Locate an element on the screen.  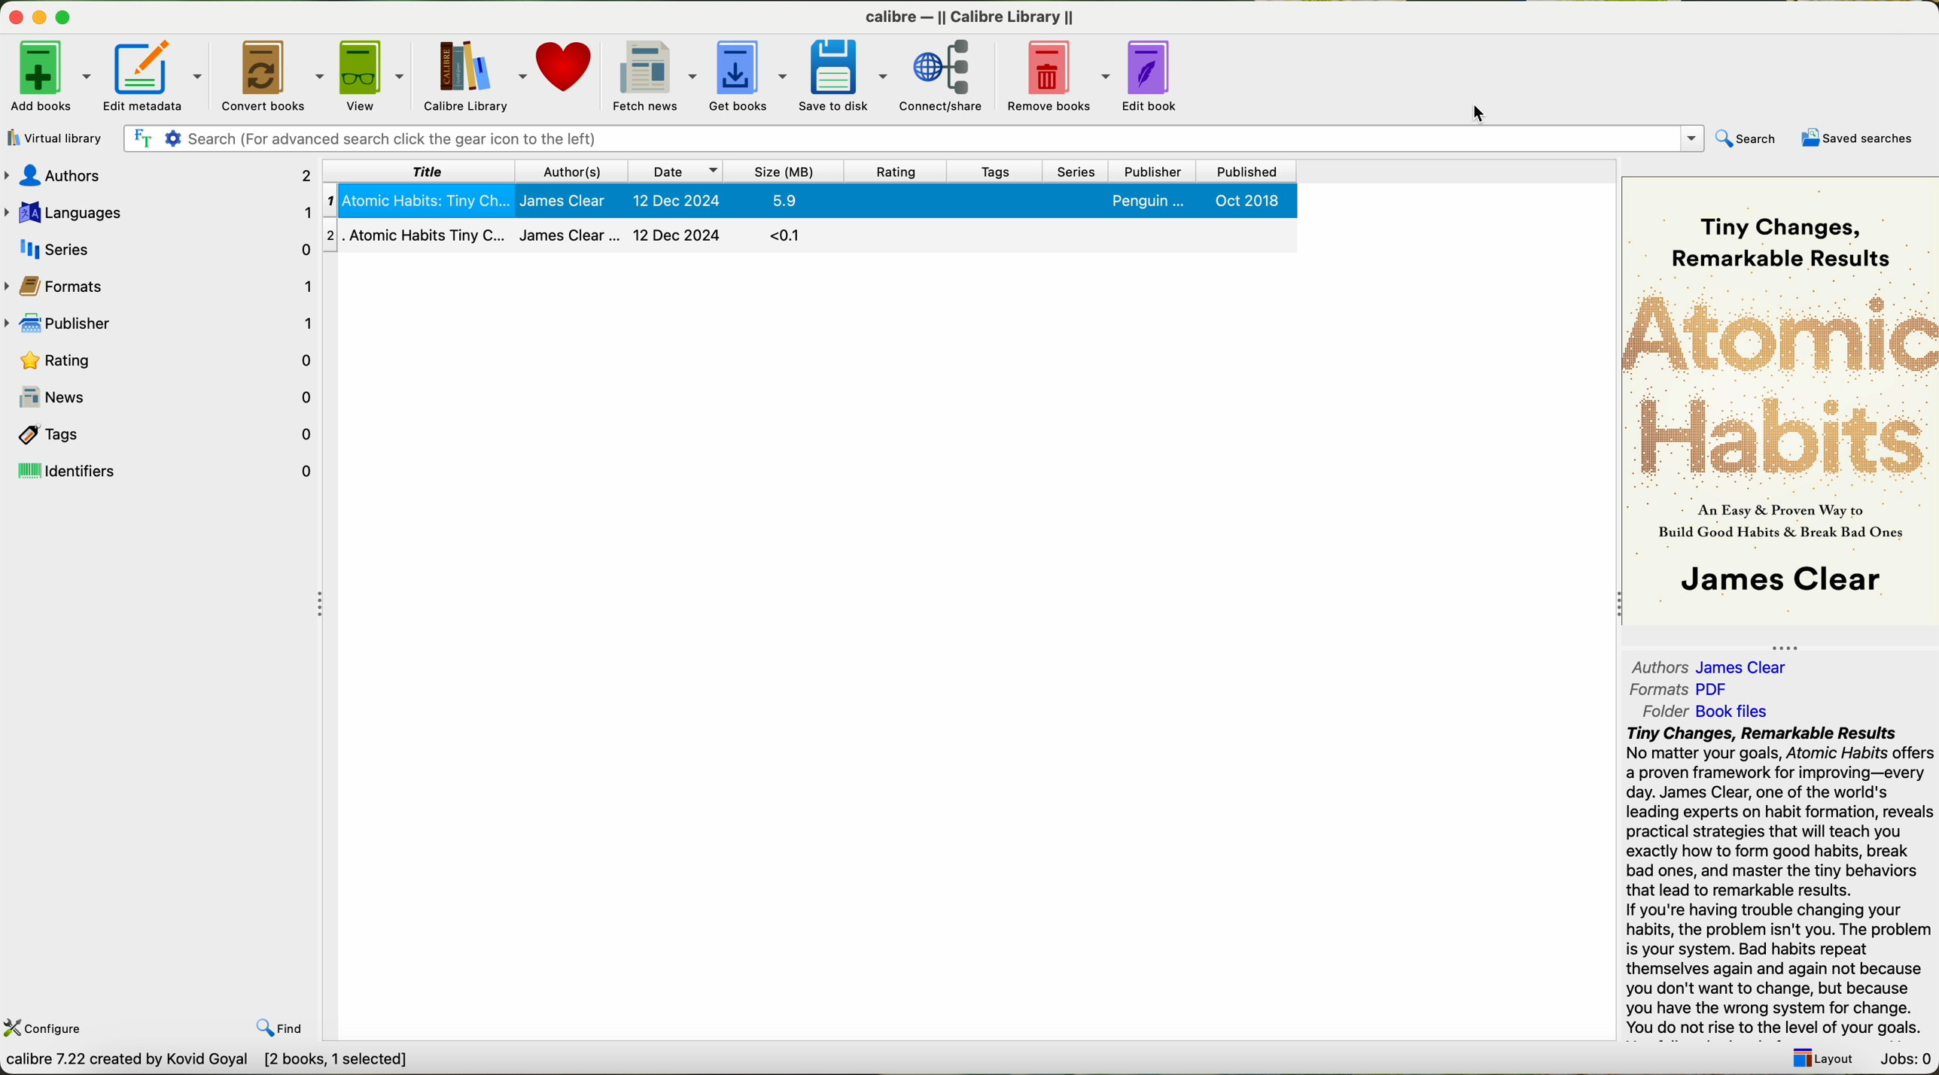
Callibre 7.22 Created by Kavid Goyal [o books] is located at coordinates (239, 1063).